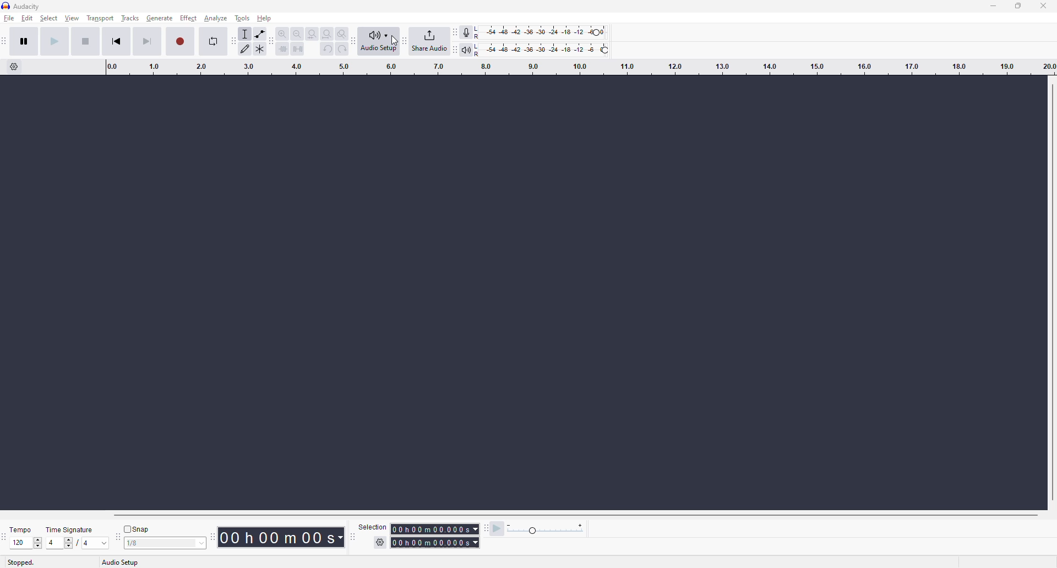  Describe the element at coordinates (56, 41) in the screenshot. I see `play` at that location.